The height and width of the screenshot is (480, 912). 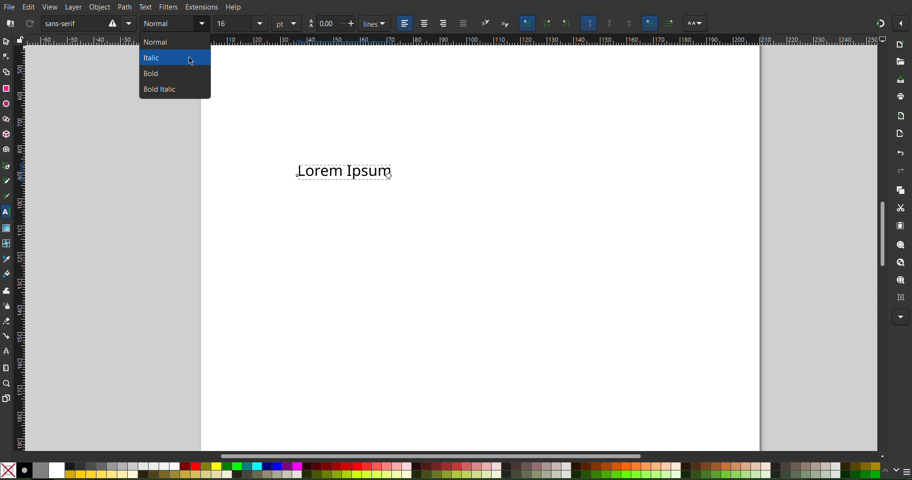 What do you see at coordinates (503, 23) in the screenshot?
I see `subscript` at bounding box center [503, 23].